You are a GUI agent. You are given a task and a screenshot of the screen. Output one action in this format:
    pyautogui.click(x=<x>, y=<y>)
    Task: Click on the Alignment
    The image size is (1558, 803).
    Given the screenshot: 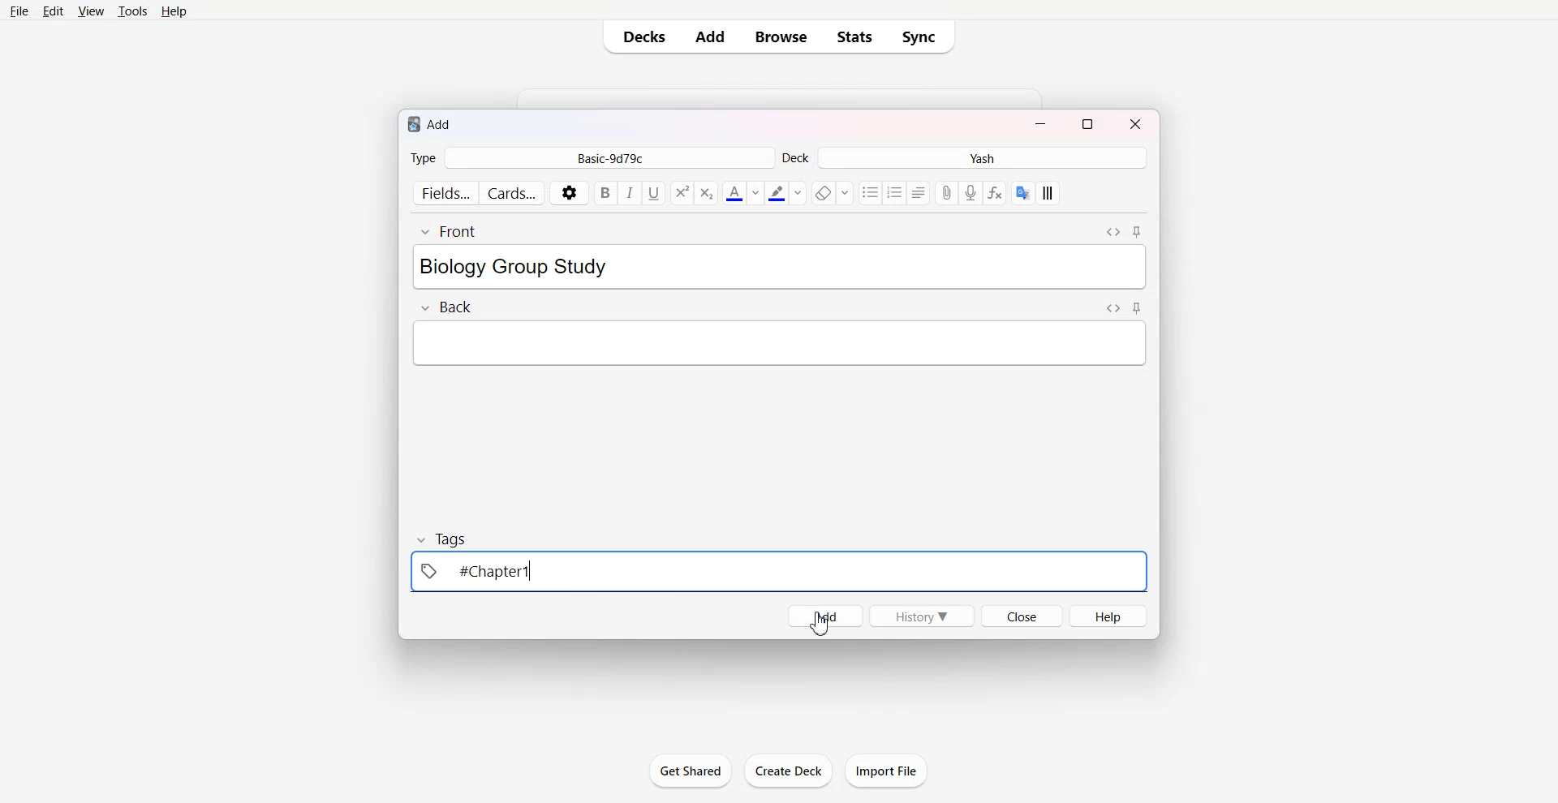 What is the action you would take?
    pyautogui.click(x=920, y=193)
    